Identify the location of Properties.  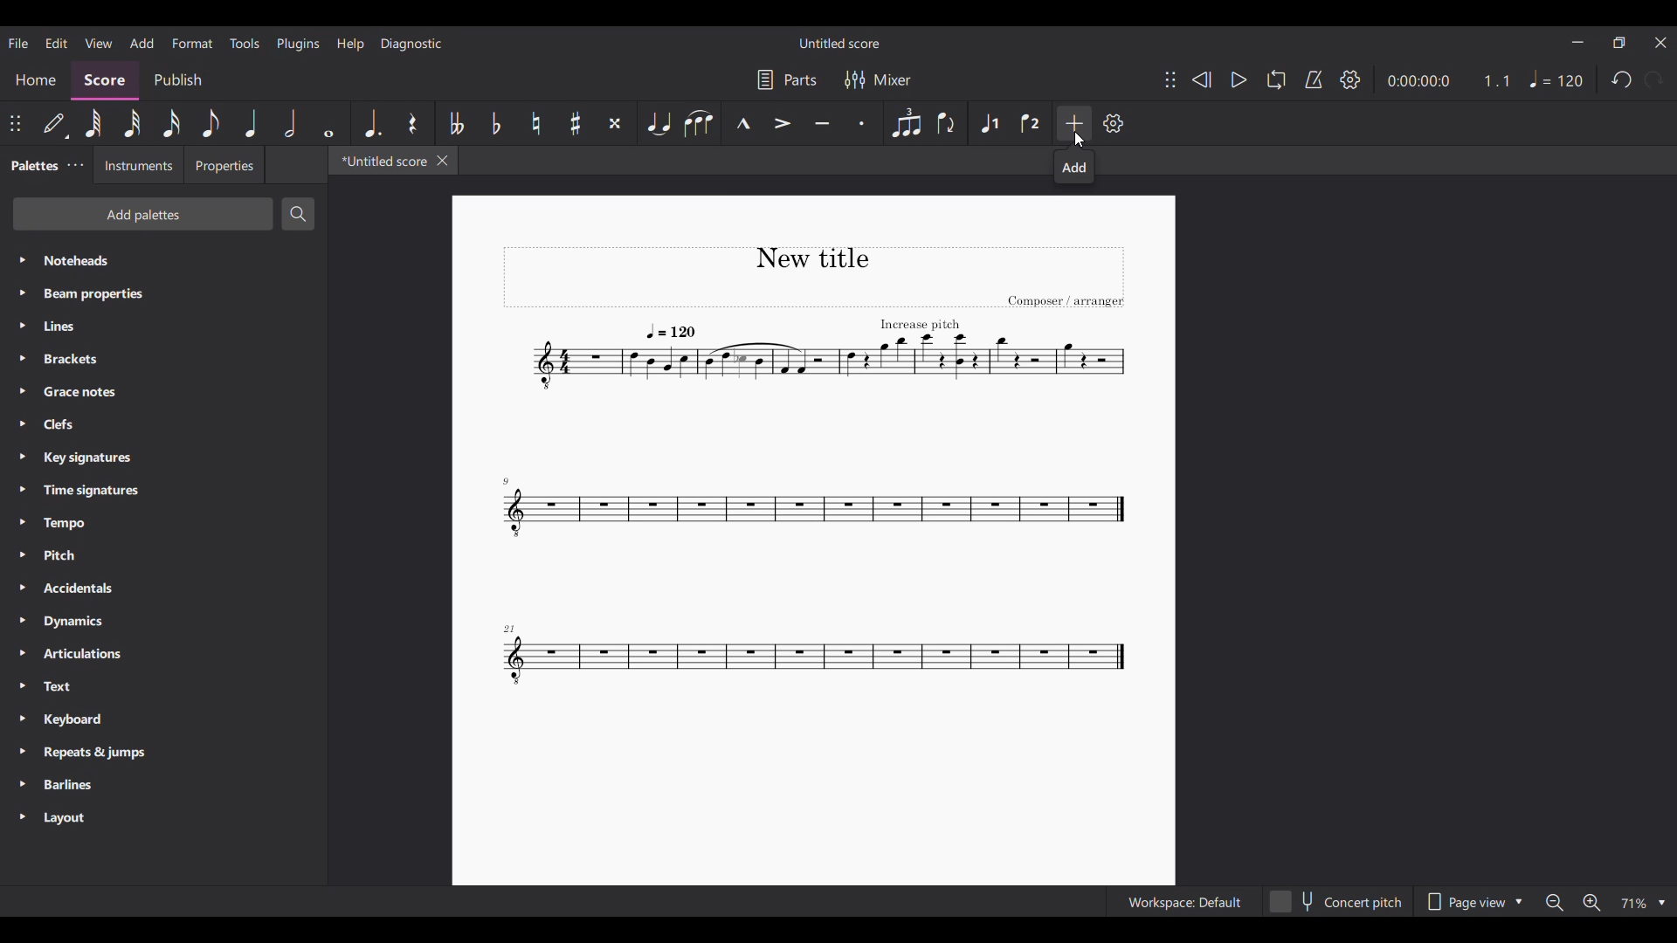
(224, 165).